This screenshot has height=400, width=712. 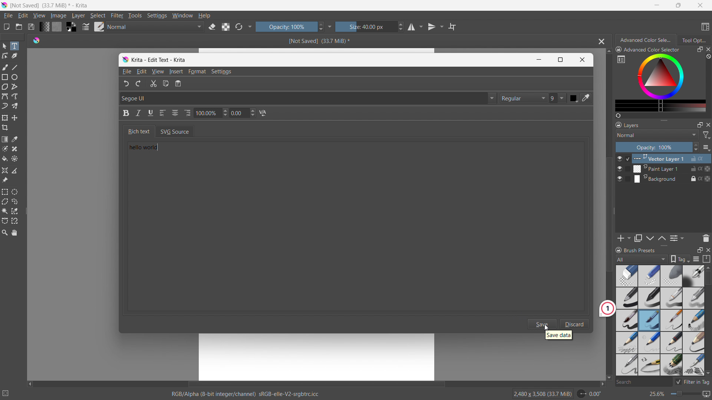 I want to click on logo, so click(x=36, y=40).